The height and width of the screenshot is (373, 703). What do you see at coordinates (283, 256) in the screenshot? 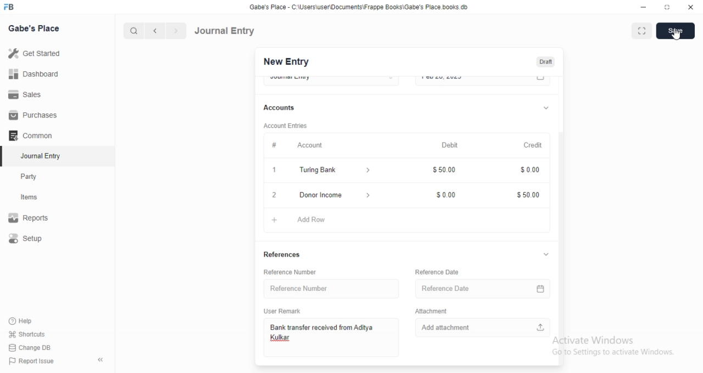
I see `References` at bounding box center [283, 256].